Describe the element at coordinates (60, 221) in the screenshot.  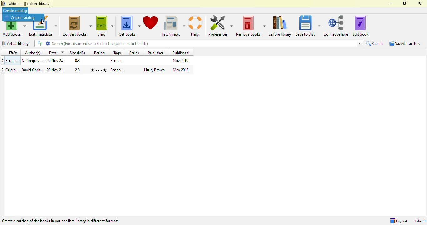
I see `create a catalog of the books in your calibre library in different formats` at that location.